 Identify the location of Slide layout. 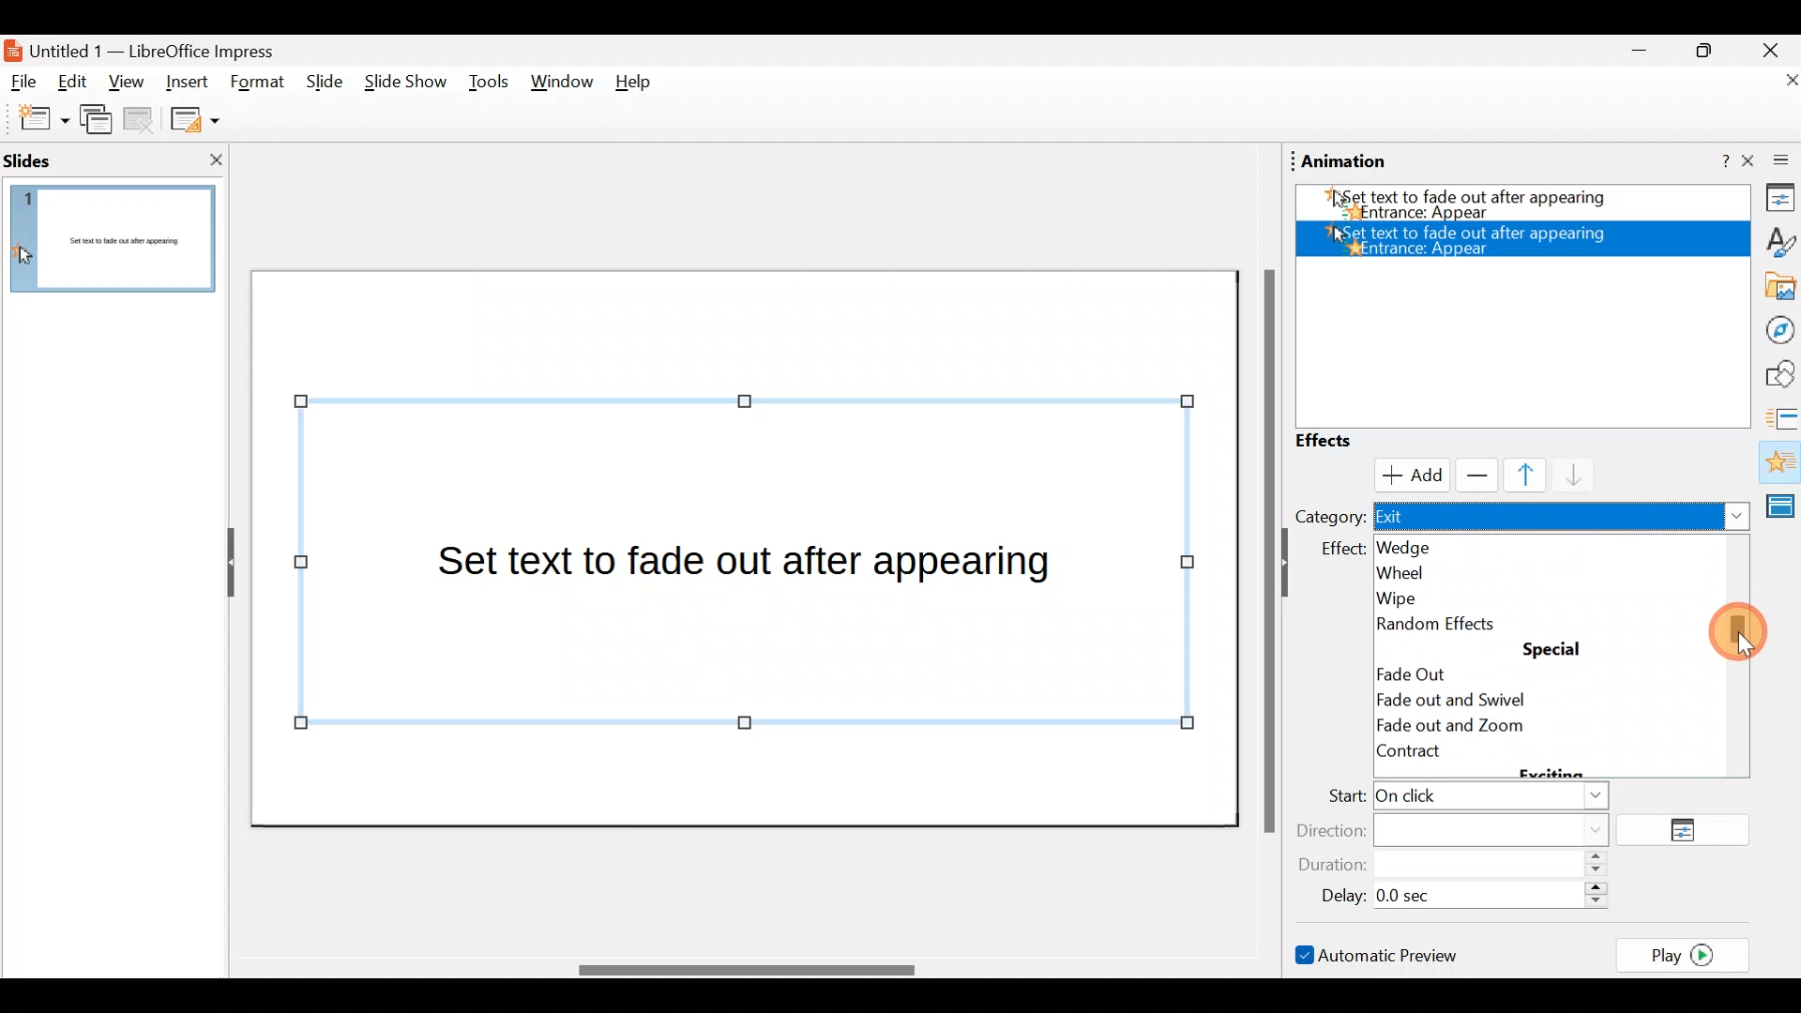
(193, 118).